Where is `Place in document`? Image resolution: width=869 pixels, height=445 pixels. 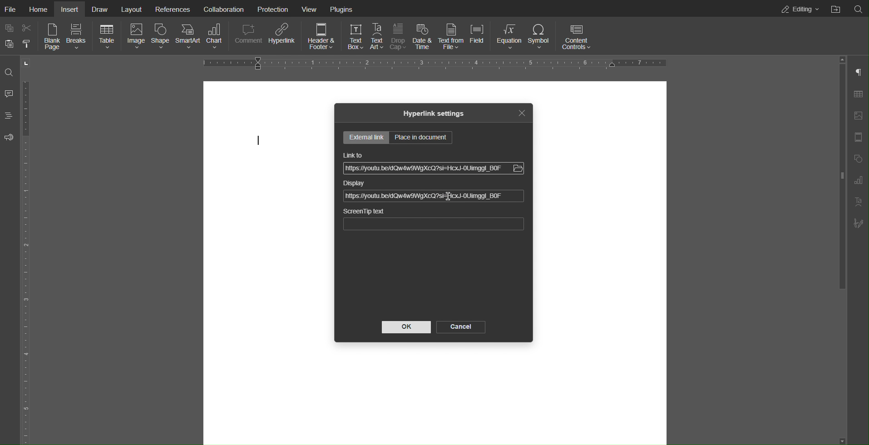
Place in document is located at coordinates (422, 138).